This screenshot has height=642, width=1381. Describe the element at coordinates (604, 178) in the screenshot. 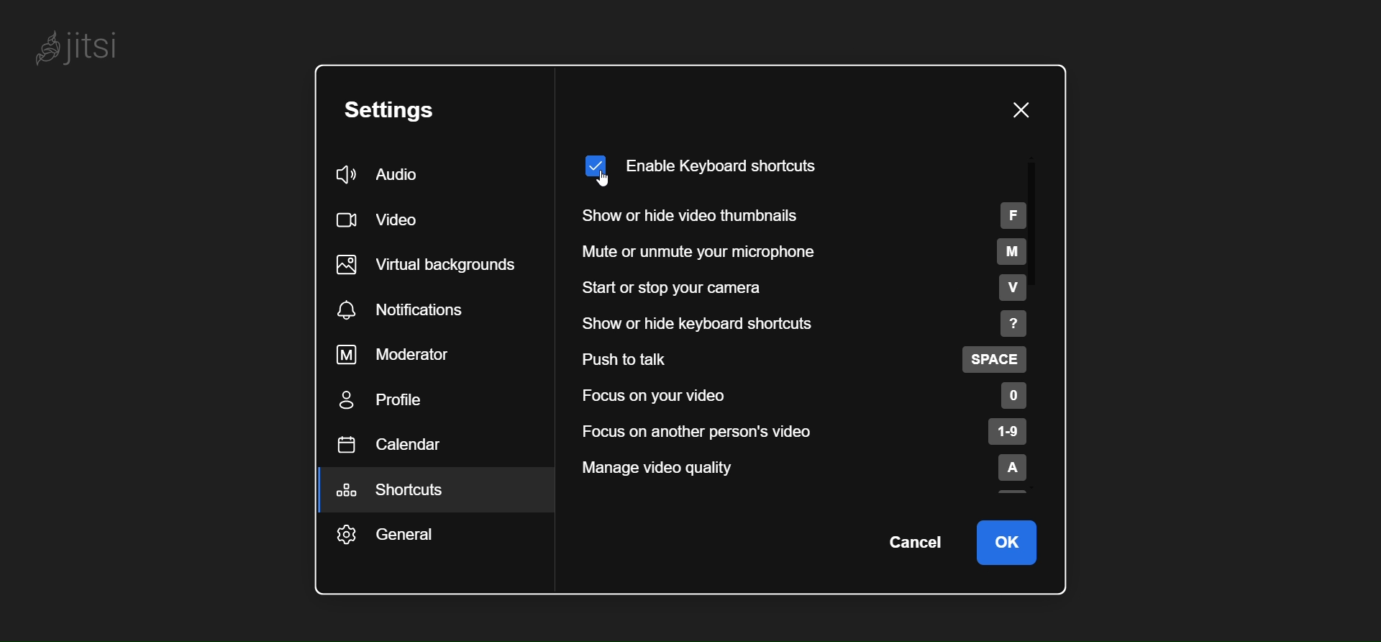

I see `cursor` at that location.